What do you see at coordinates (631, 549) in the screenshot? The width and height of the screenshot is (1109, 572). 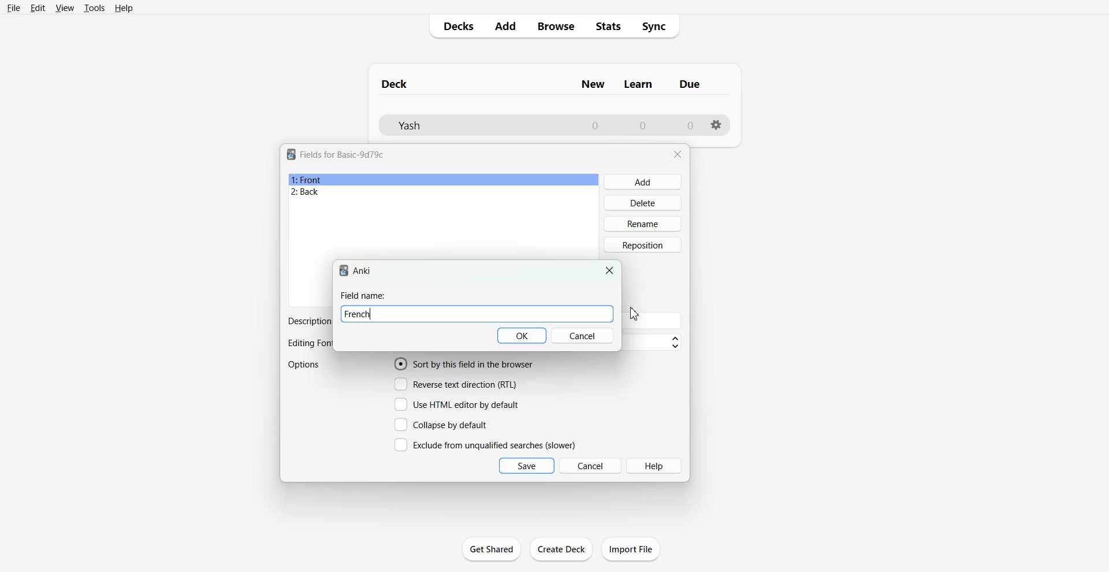 I see `Import File` at bounding box center [631, 549].